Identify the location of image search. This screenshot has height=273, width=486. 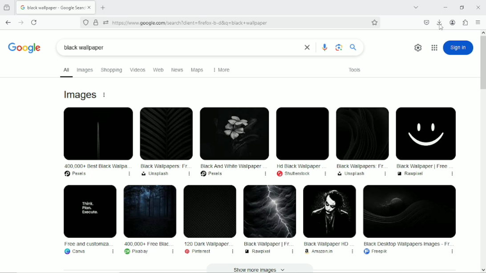
(339, 48).